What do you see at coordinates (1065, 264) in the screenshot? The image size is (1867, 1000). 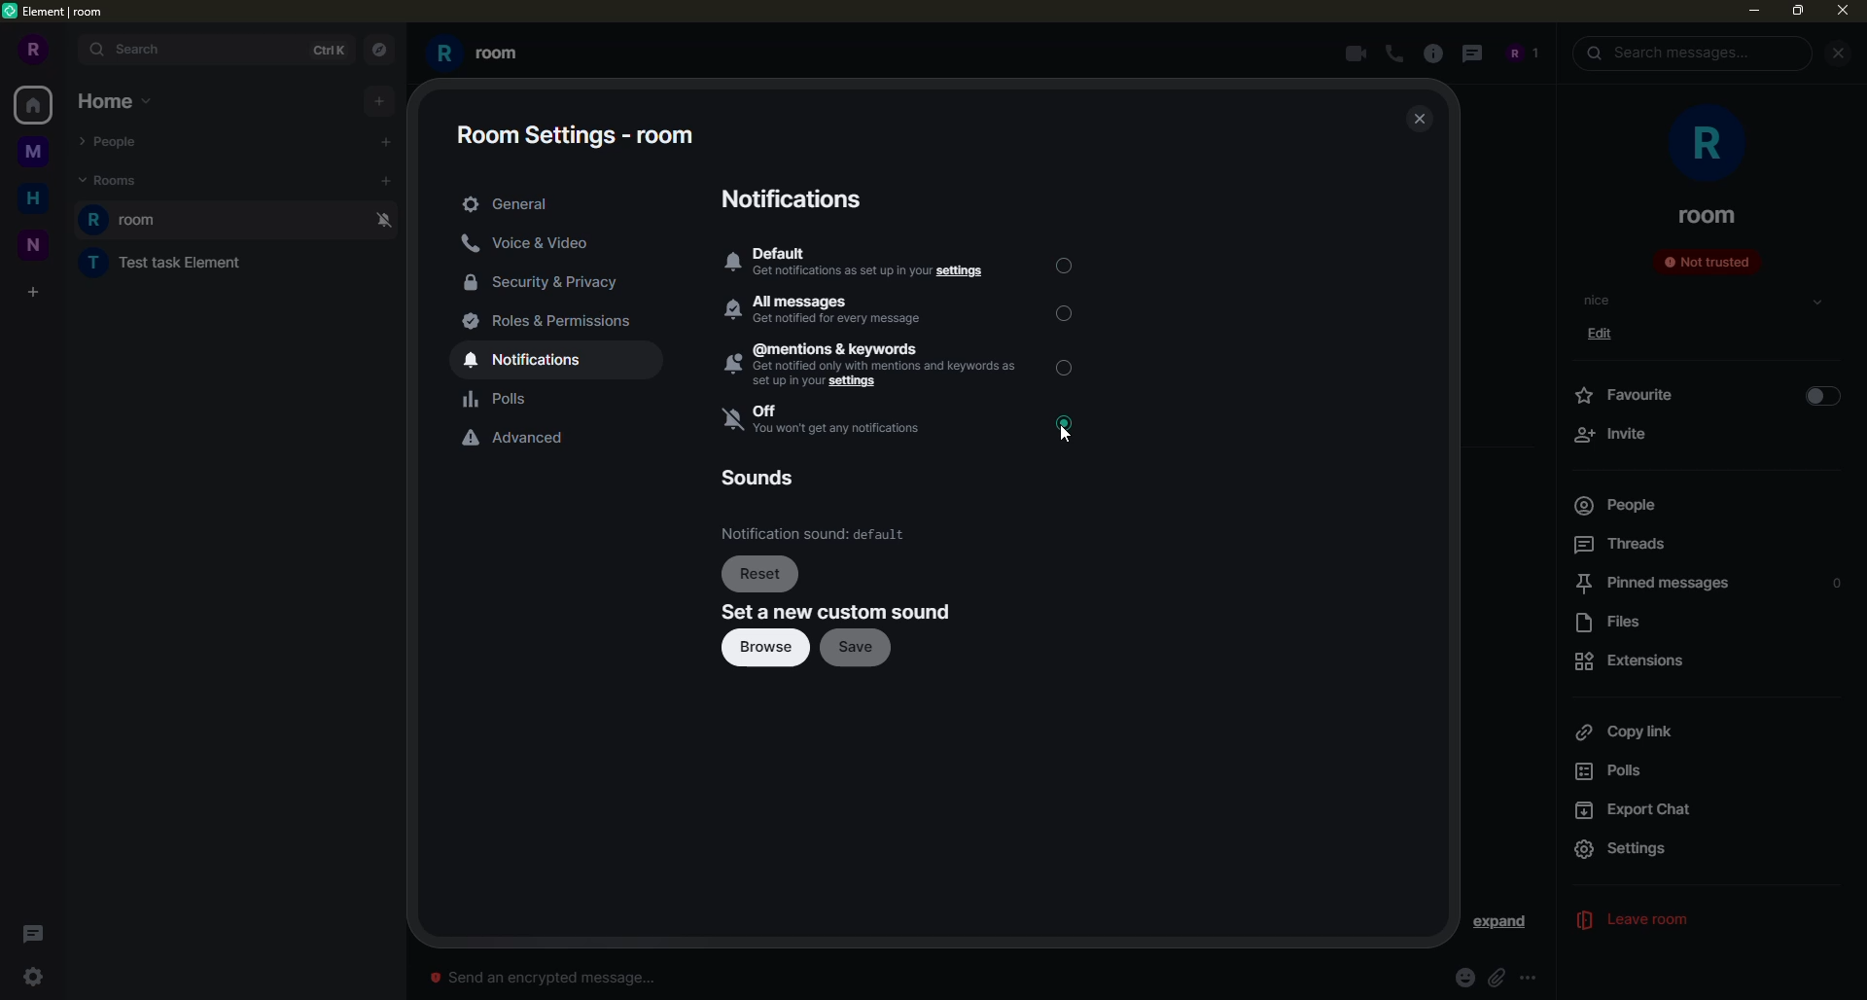 I see `selected` at bounding box center [1065, 264].